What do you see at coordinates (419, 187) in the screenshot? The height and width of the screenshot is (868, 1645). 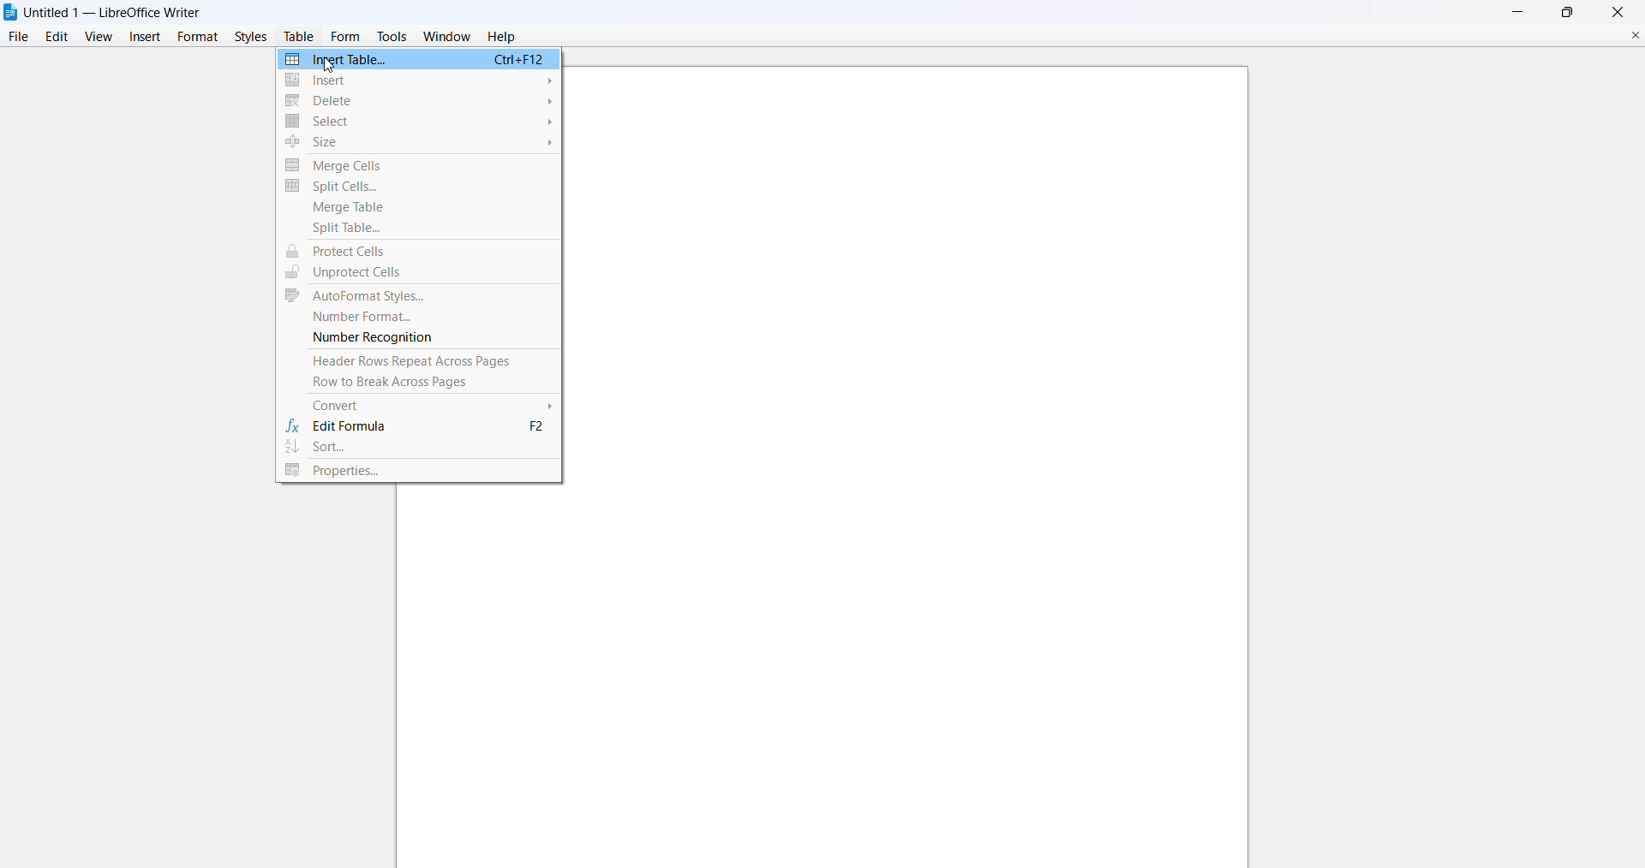 I see `split cells` at bounding box center [419, 187].